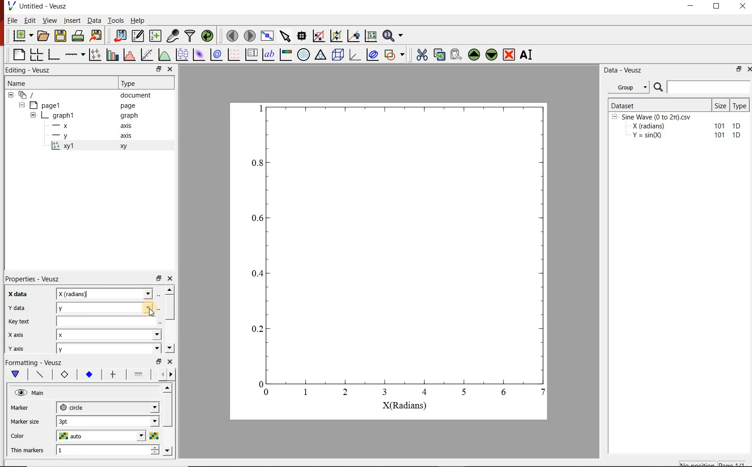 This screenshot has width=752, height=467. I want to click on plot 2d dataset as contours, so click(216, 55).